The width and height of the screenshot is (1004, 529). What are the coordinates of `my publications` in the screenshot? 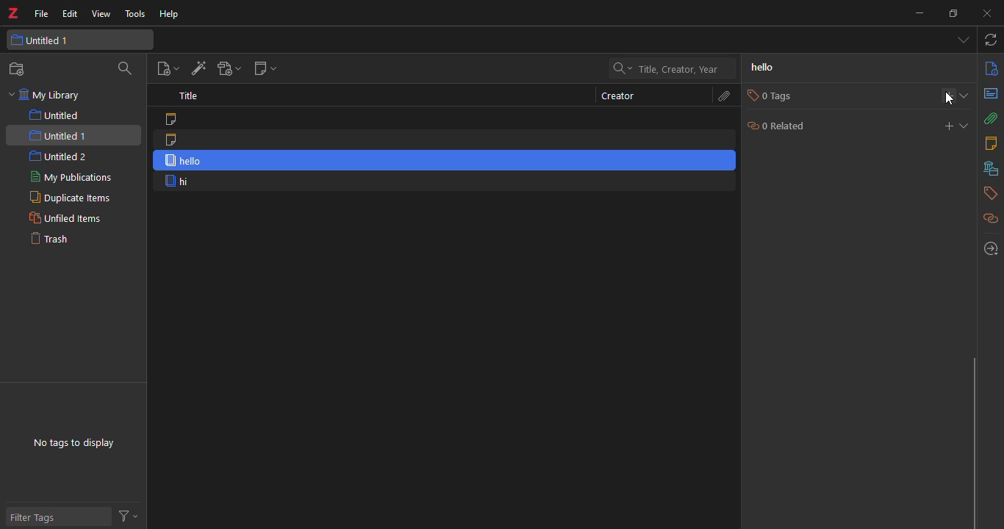 It's located at (68, 178).